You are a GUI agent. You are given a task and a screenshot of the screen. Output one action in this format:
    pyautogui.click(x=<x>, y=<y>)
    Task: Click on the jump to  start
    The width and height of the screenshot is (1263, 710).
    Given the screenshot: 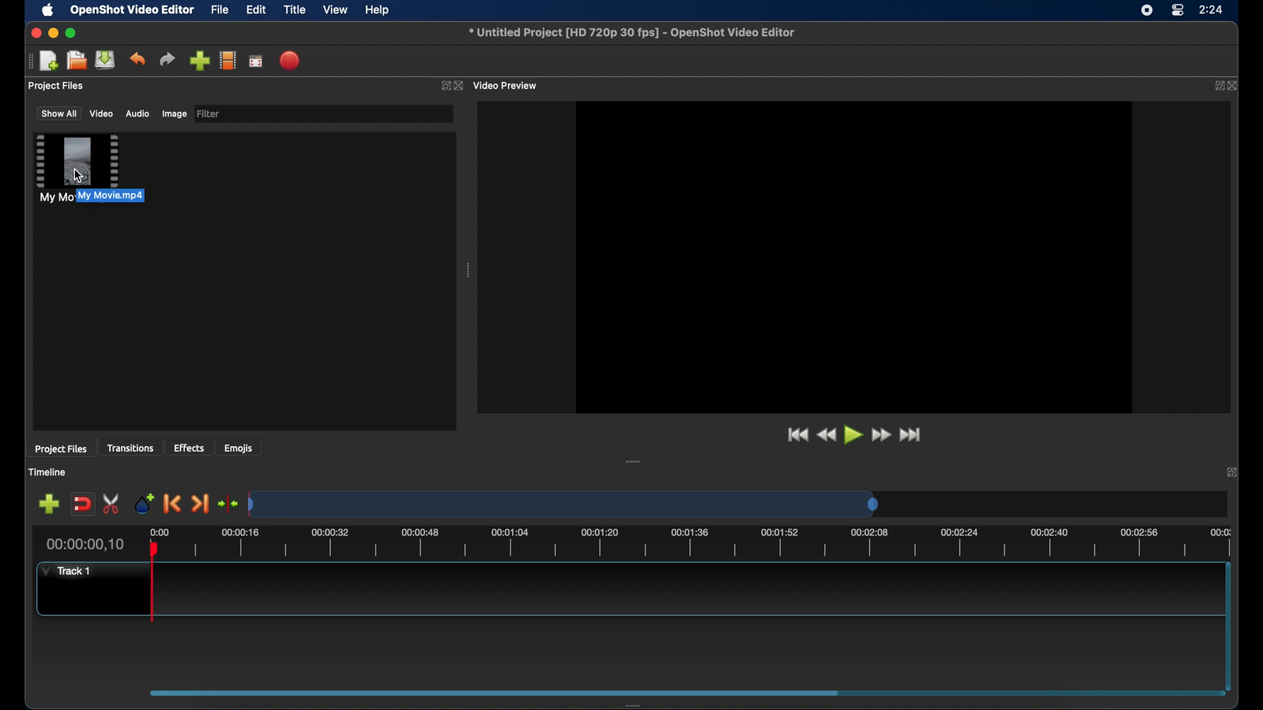 What is the action you would take?
    pyautogui.click(x=796, y=433)
    